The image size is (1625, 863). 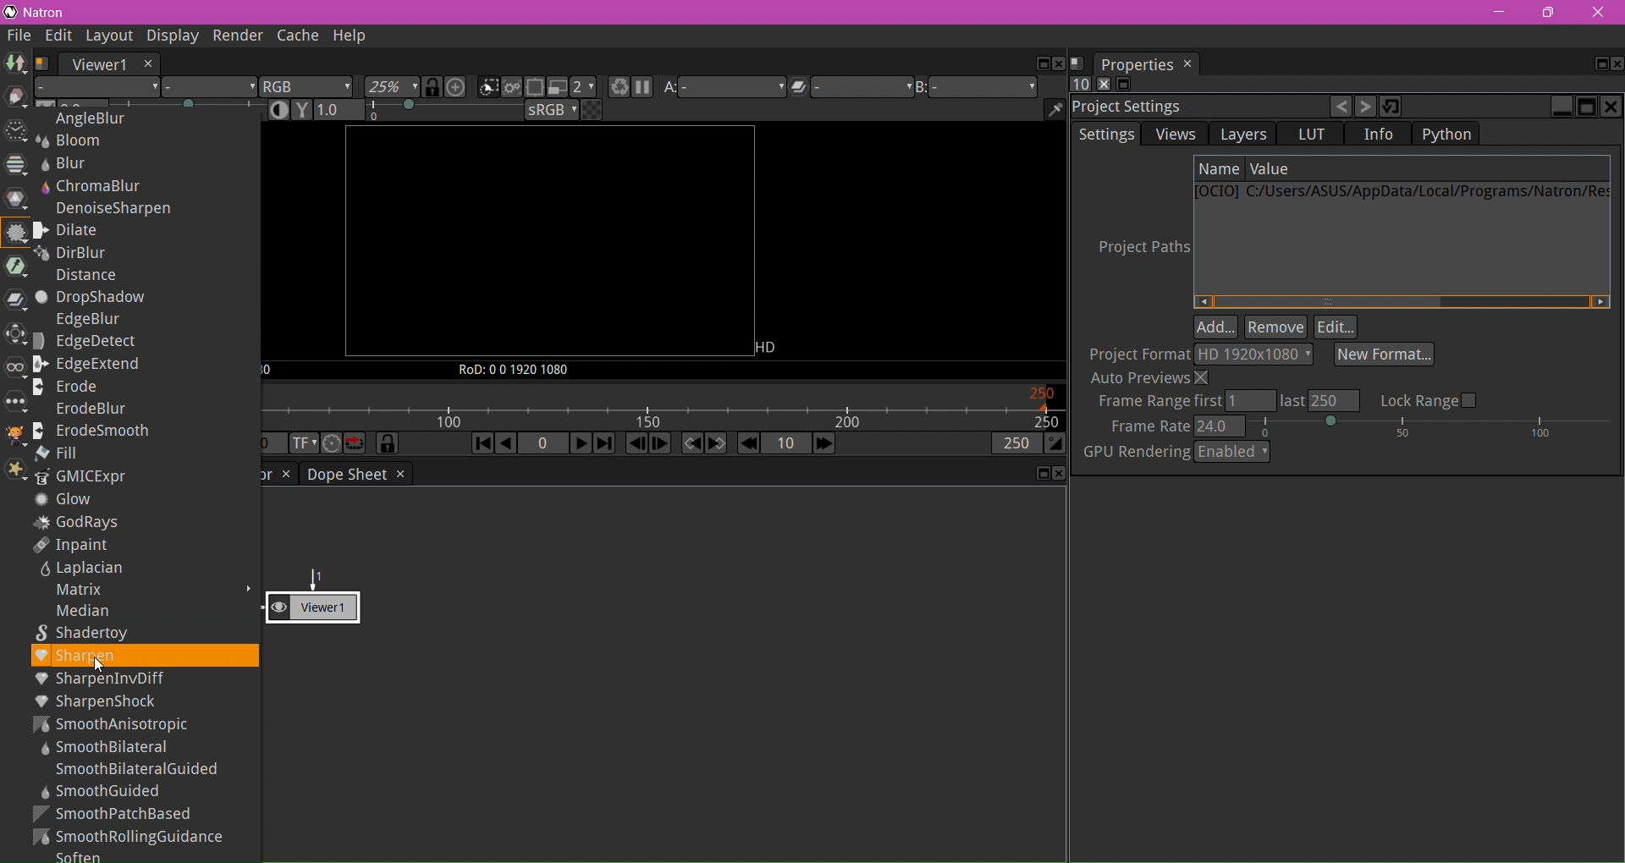 What do you see at coordinates (75, 141) in the screenshot?
I see `Bloom` at bounding box center [75, 141].